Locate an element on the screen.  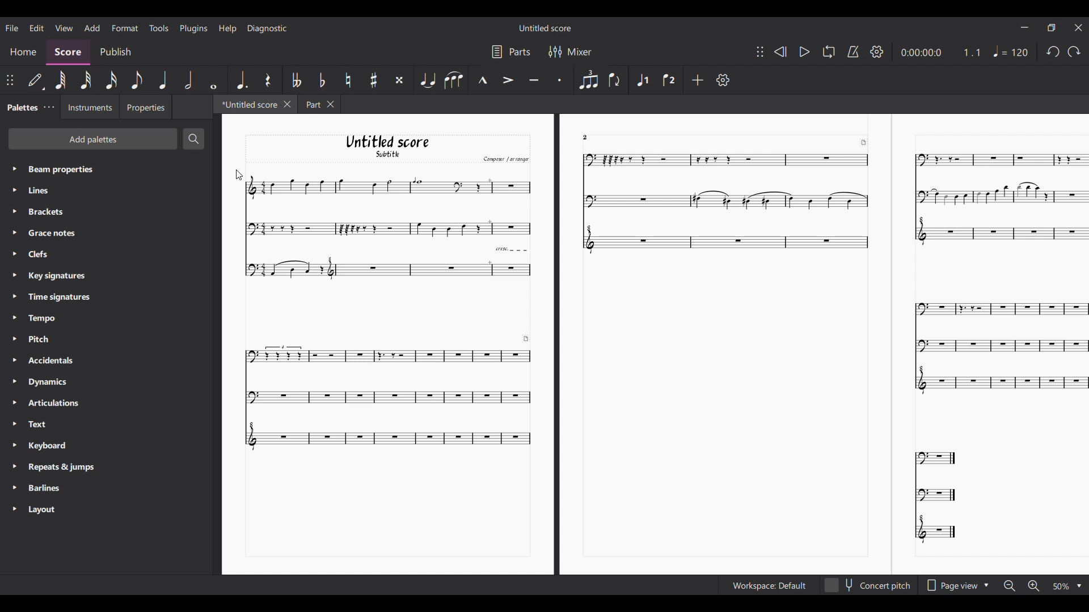
 is located at coordinates (13, 299).